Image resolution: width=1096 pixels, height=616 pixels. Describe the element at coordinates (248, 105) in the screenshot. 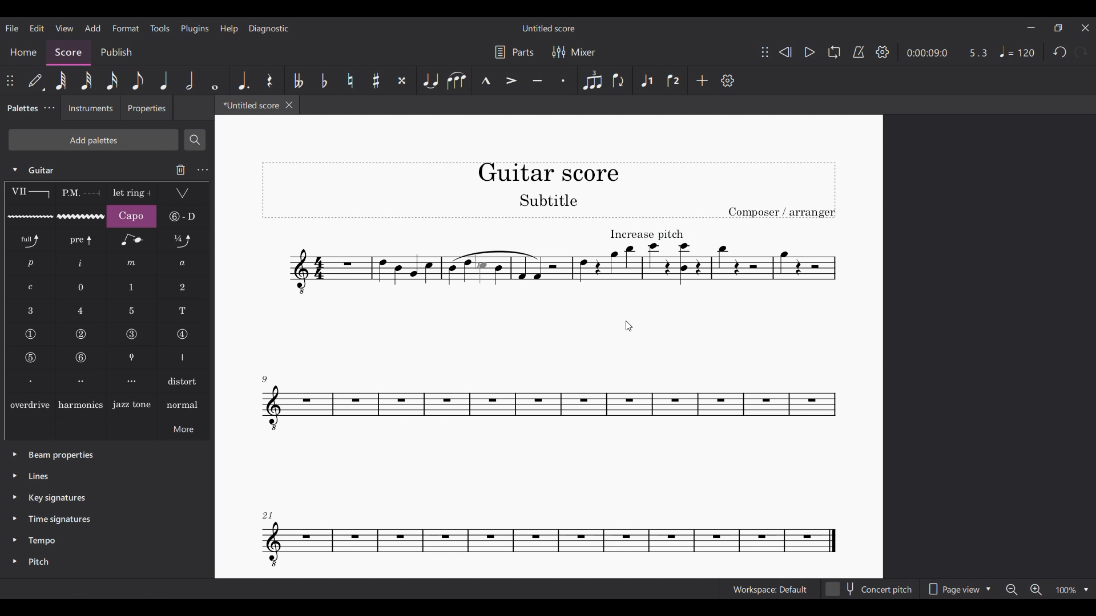

I see `Current tab` at that location.